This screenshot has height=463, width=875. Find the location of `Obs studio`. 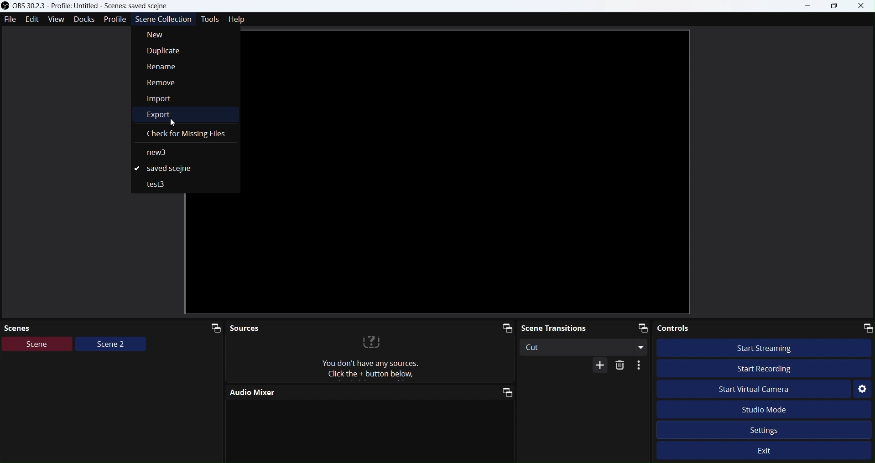

Obs studio is located at coordinates (88, 5).